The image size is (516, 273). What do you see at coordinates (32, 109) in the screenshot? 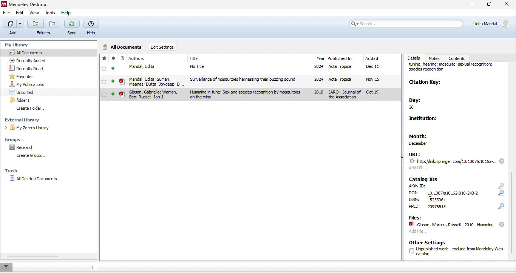
I see `create folder` at bounding box center [32, 109].